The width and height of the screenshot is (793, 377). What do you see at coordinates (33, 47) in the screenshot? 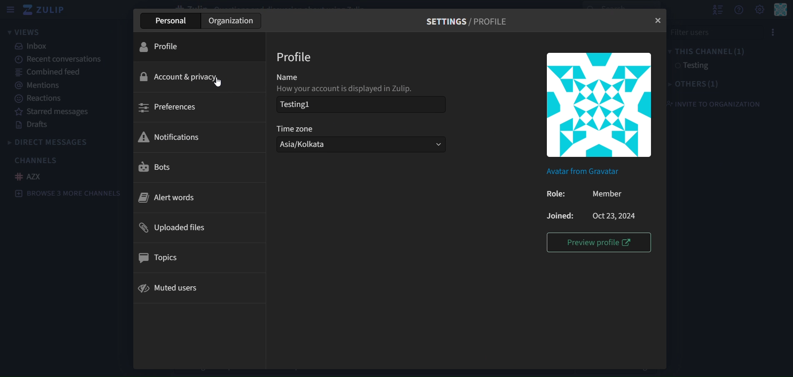
I see `inbox` at bounding box center [33, 47].